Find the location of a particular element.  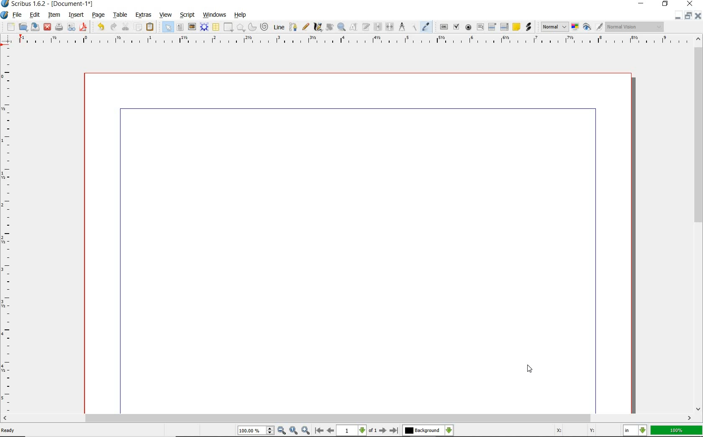

visual appearance of the display is located at coordinates (635, 26).